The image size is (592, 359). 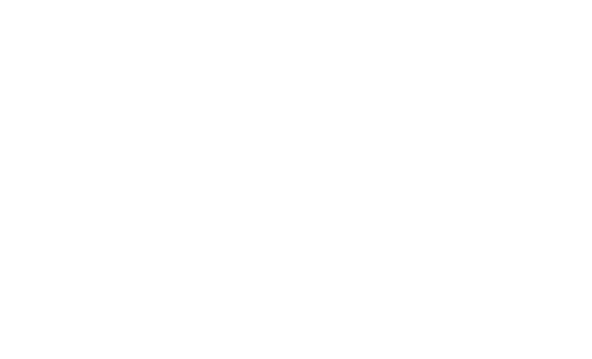 I want to click on Add, so click(x=6, y=339).